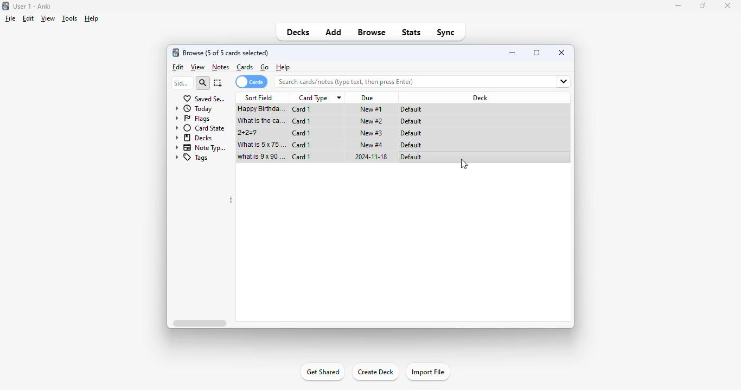  What do you see at coordinates (302, 121) in the screenshot?
I see `card 1` at bounding box center [302, 121].